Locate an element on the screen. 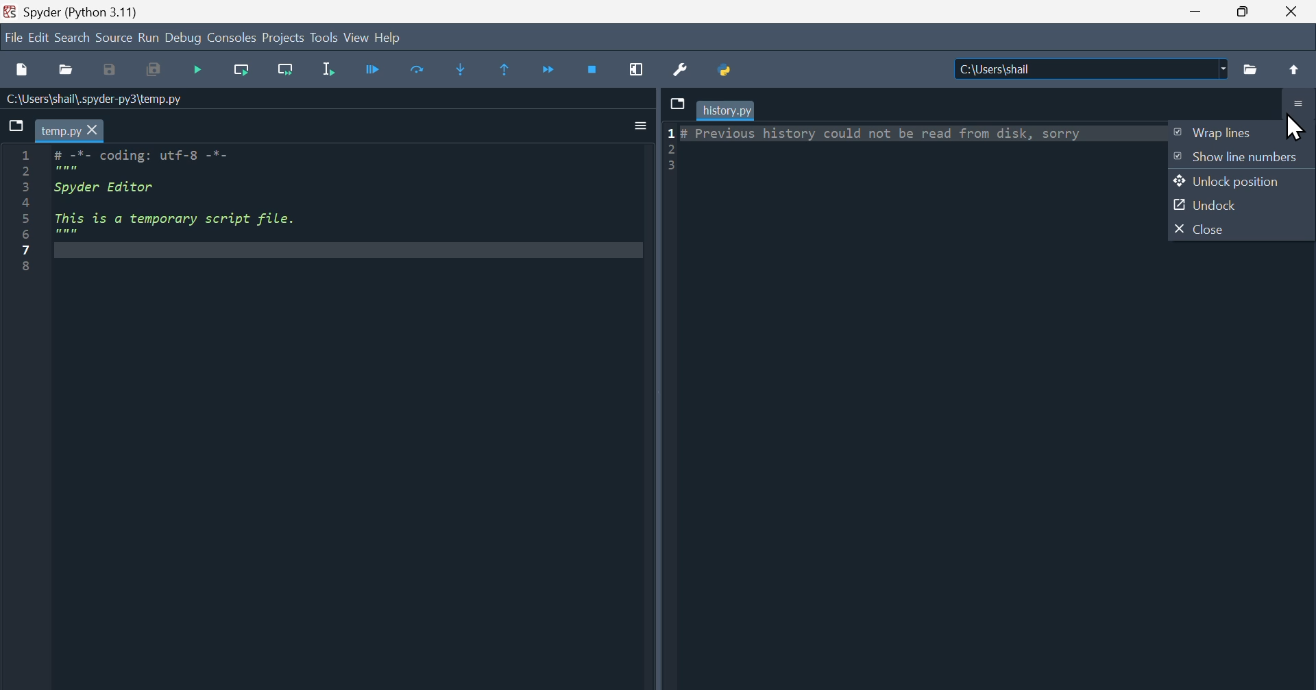 The width and height of the screenshot is (1316, 690).  # -*- coding: utf-8 -*- """ Spyder Editor  This is a temporary script file. """ is located at coordinates (347, 205).